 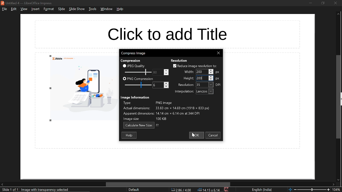 I want to click on resolution, so click(x=179, y=61).